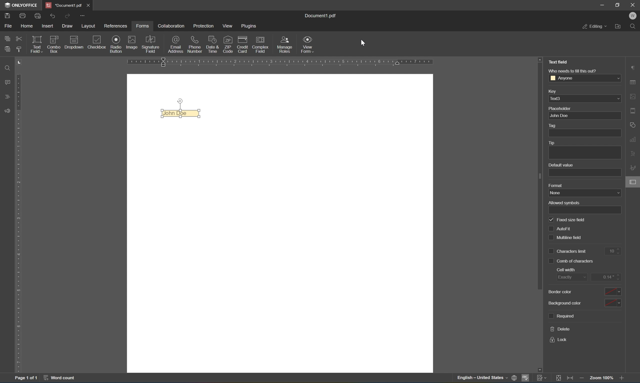 The image size is (640, 383). Describe the element at coordinates (65, 52) in the screenshot. I see `insert fixed text field` at that location.